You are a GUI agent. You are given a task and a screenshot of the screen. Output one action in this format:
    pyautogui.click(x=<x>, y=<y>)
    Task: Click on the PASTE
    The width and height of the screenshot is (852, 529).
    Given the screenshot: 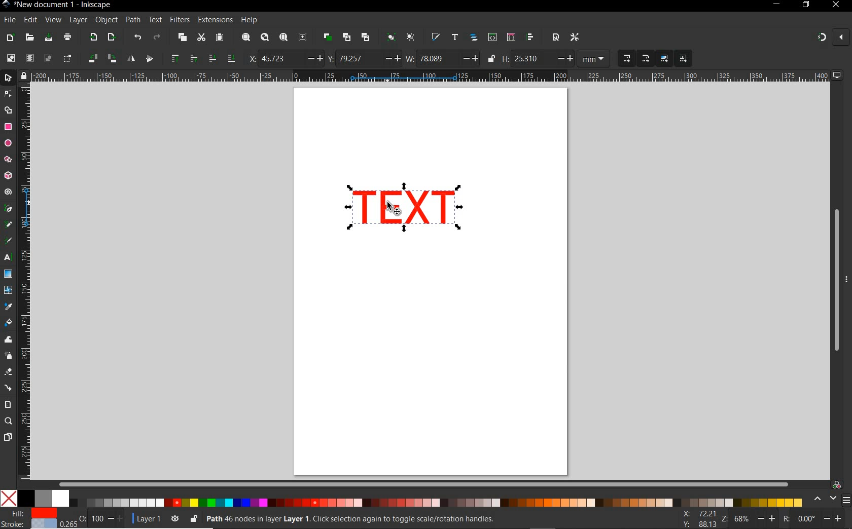 What is the action you would take?
    pyautogui.click(x=220, y=37)
    